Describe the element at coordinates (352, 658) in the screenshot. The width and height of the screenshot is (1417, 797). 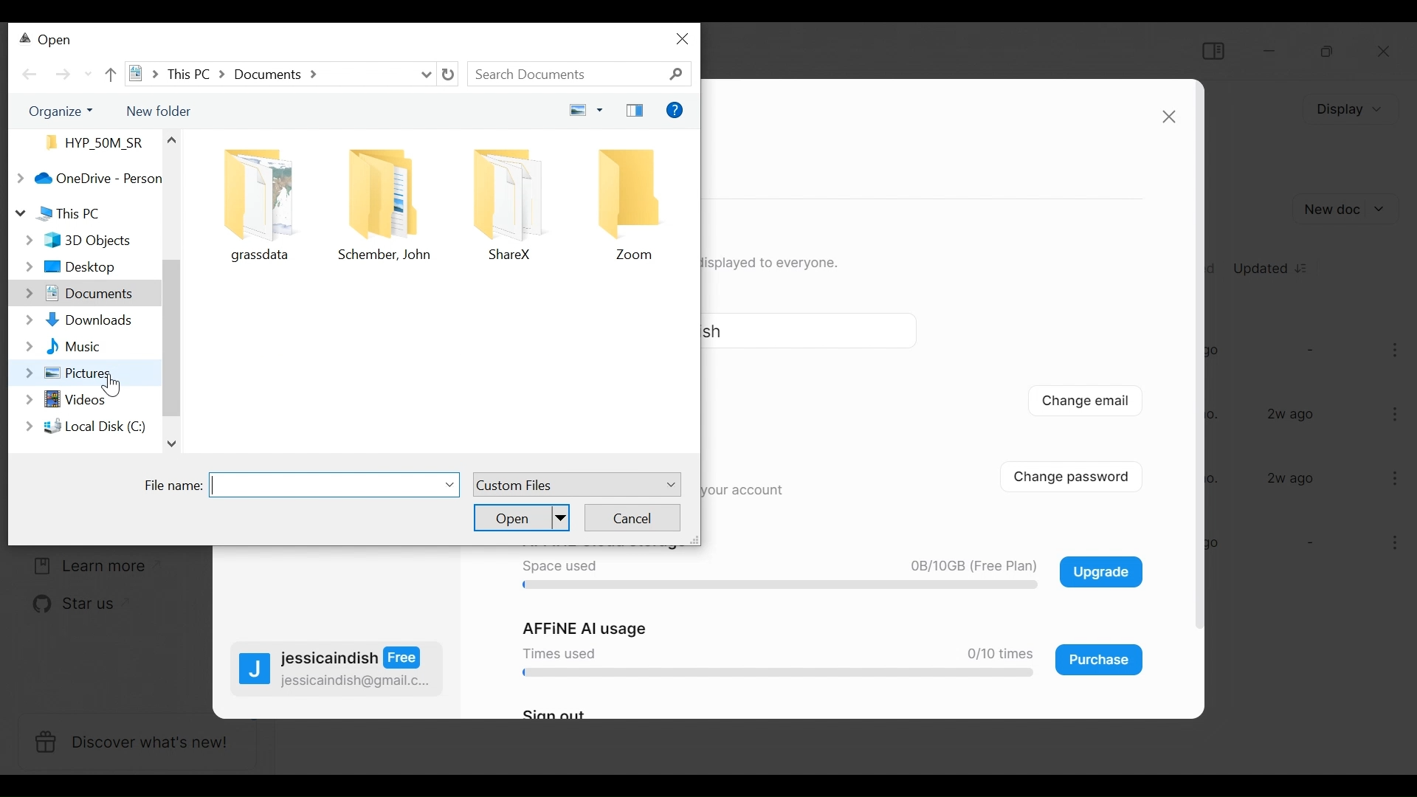
I see `jessicaindish` at that location.